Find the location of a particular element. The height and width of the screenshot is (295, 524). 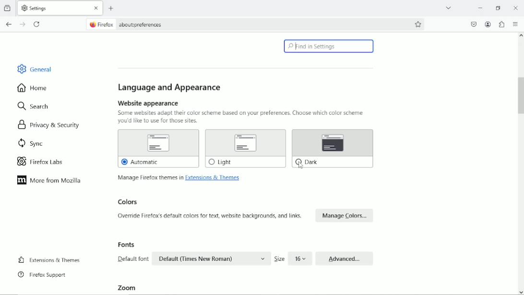

extensions and themes is located at coordinates (49, 260).